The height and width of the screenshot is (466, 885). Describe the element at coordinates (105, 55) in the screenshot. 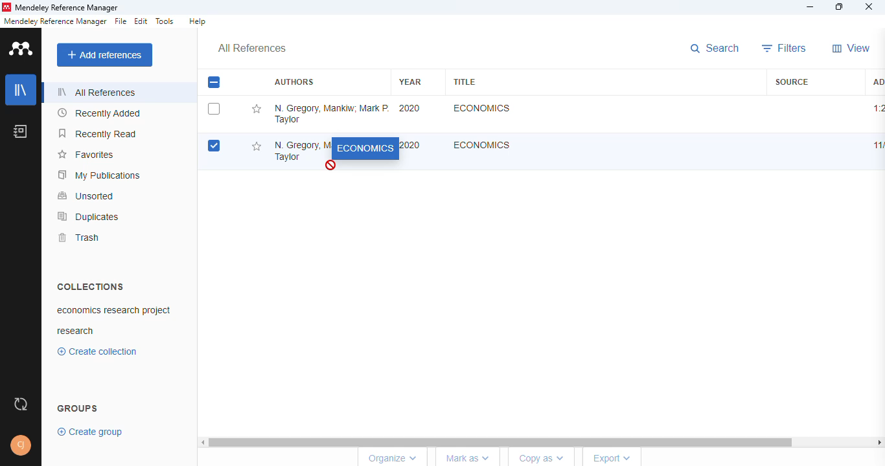

I see `add references` at that location.